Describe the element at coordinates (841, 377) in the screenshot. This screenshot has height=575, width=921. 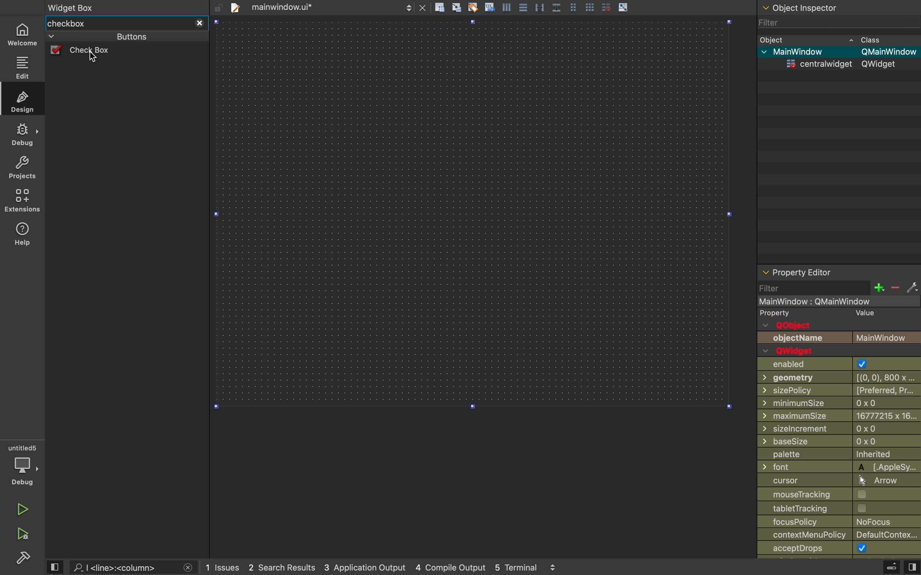
I see `geometry` at that location.